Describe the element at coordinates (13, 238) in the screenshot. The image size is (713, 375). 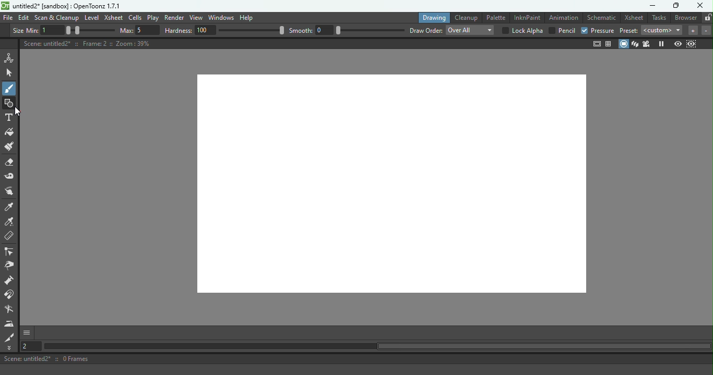
I see `Ruler` at that location.